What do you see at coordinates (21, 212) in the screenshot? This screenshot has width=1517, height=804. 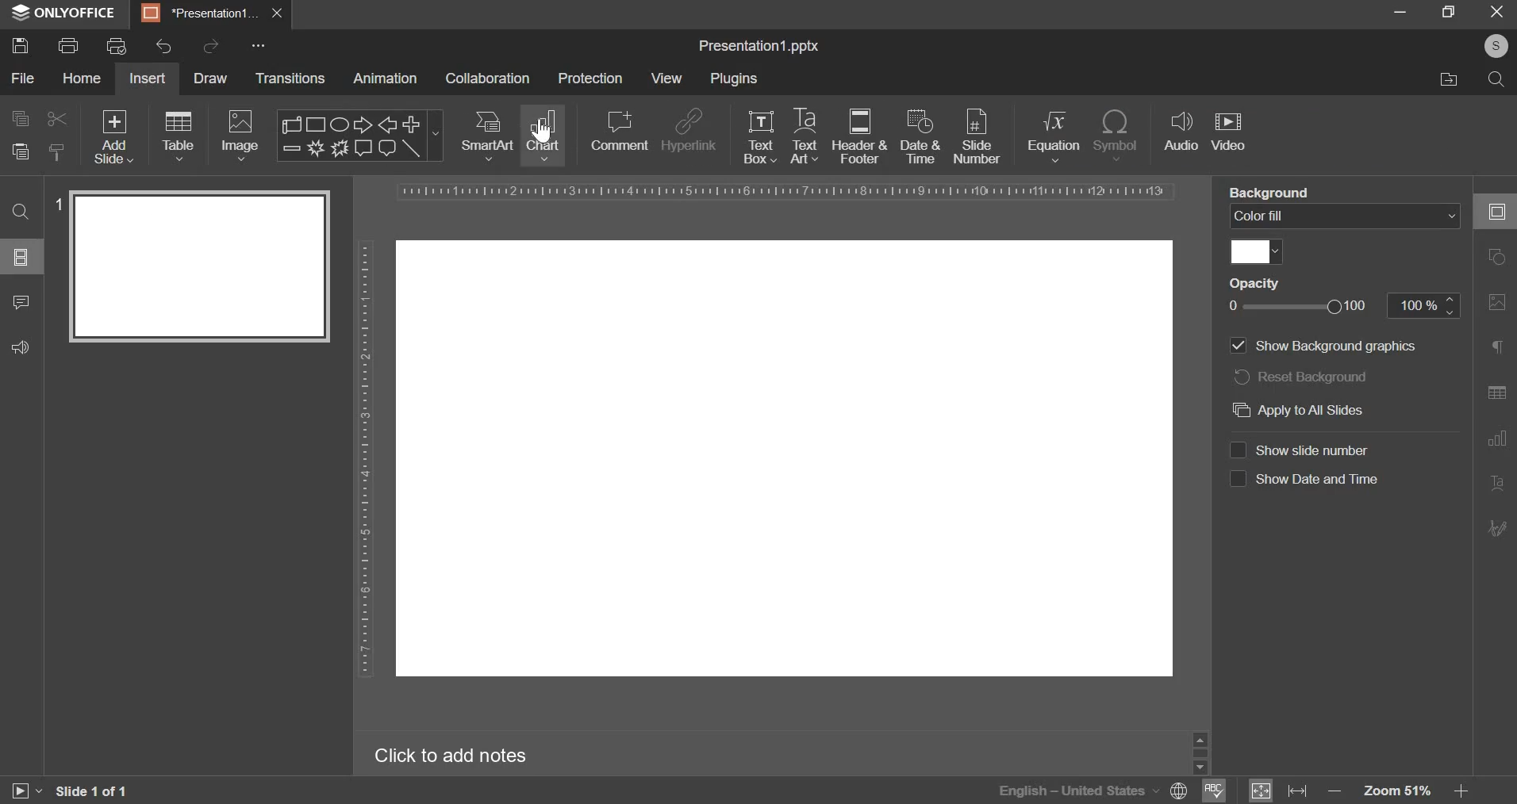 I see `find` at bounding box center [21, 212].